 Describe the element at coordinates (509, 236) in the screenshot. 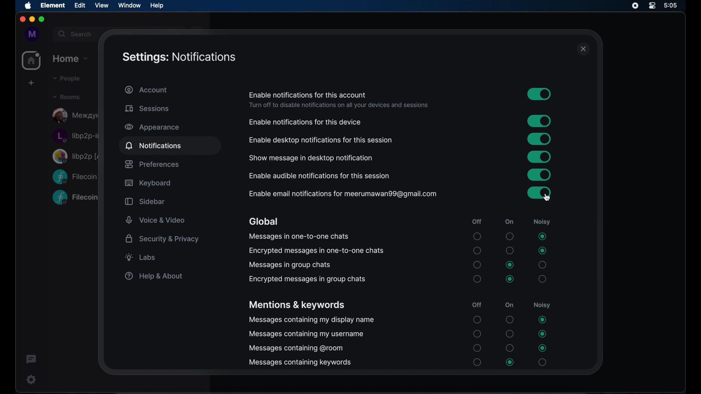

I see `radio button` at that location.